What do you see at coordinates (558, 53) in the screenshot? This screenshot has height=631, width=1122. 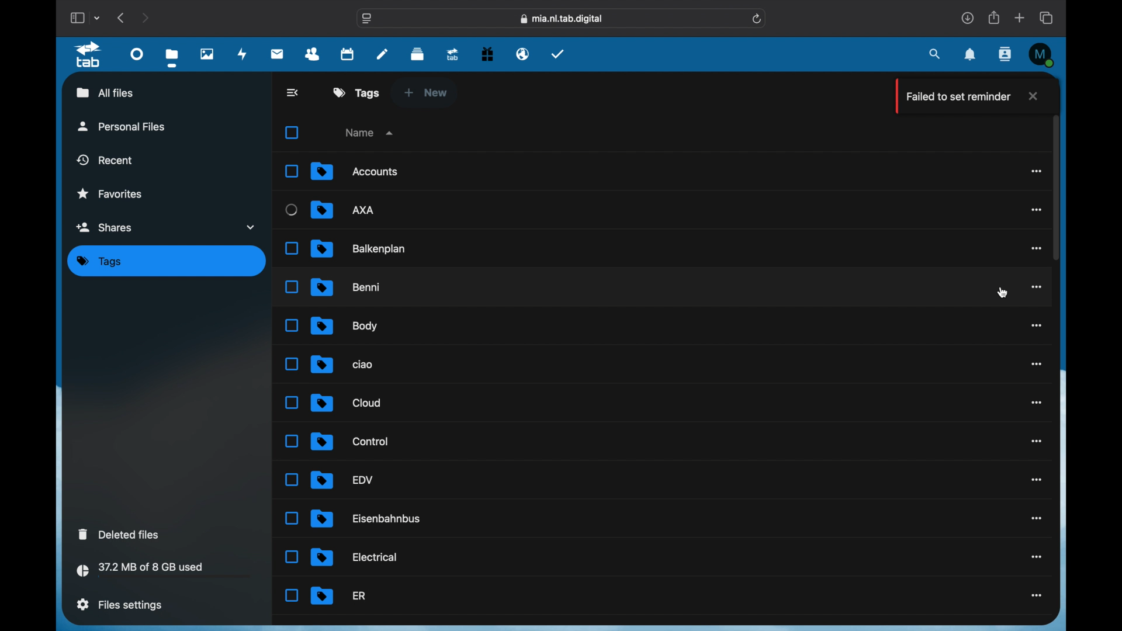 I see `tasks` at bounding box center [558, 53].